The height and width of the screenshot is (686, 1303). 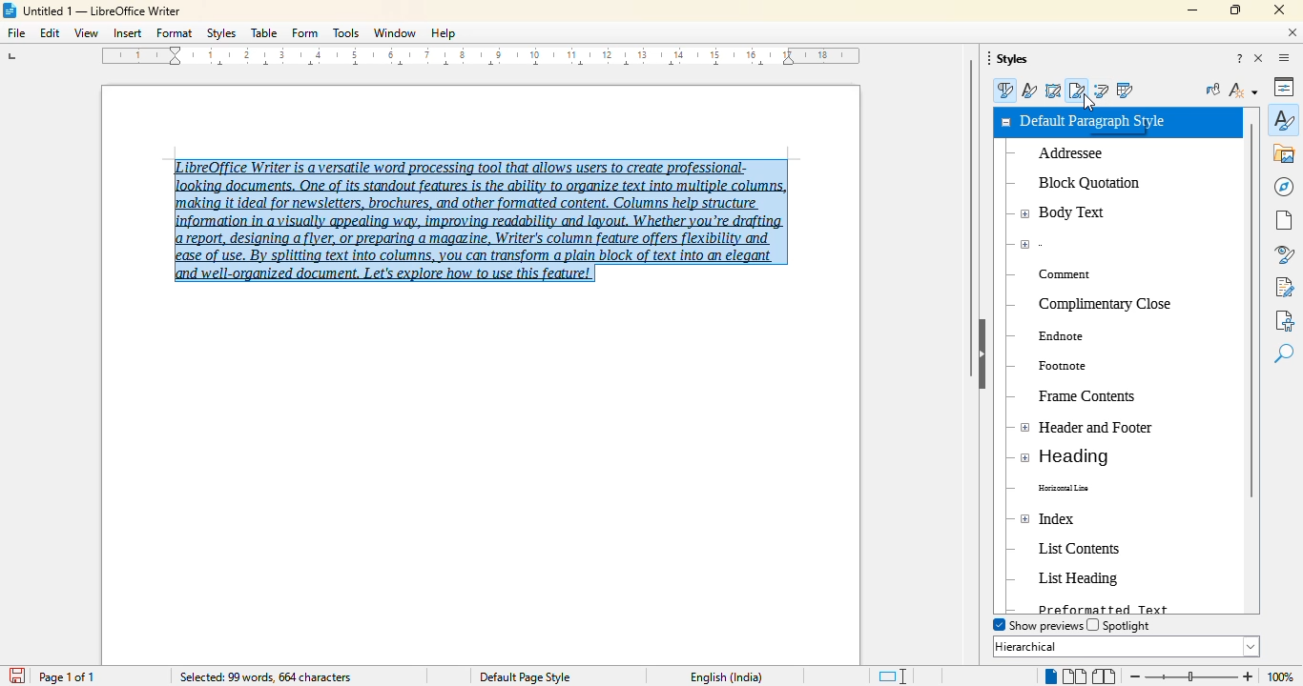 I want to click on Default Paragraph Style, so click(x=1099, y=123).